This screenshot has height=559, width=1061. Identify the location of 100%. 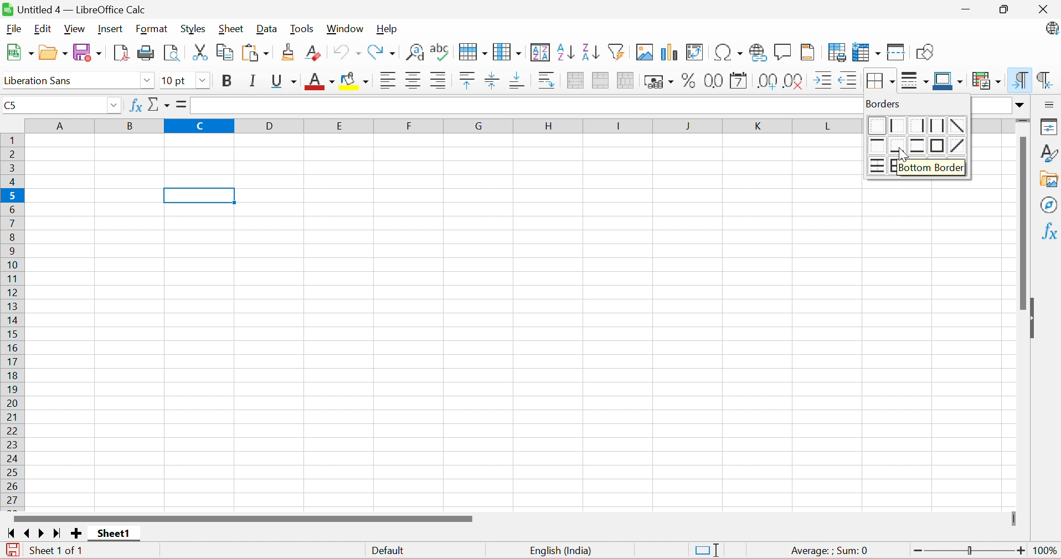
(1047, 552).